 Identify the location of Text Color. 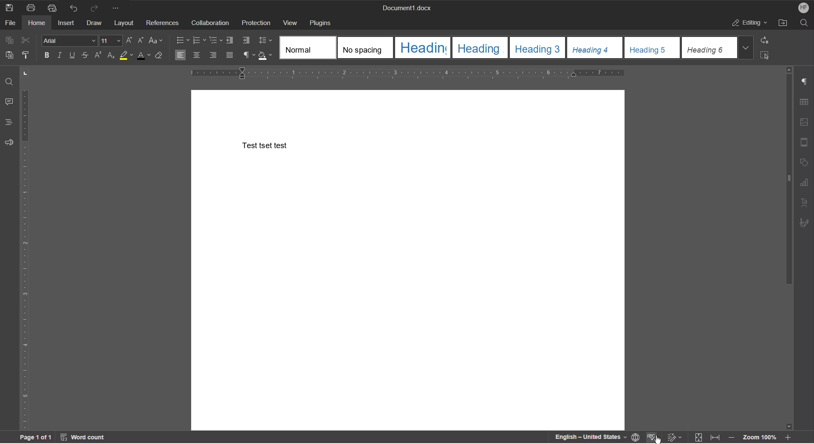
(143, 56).